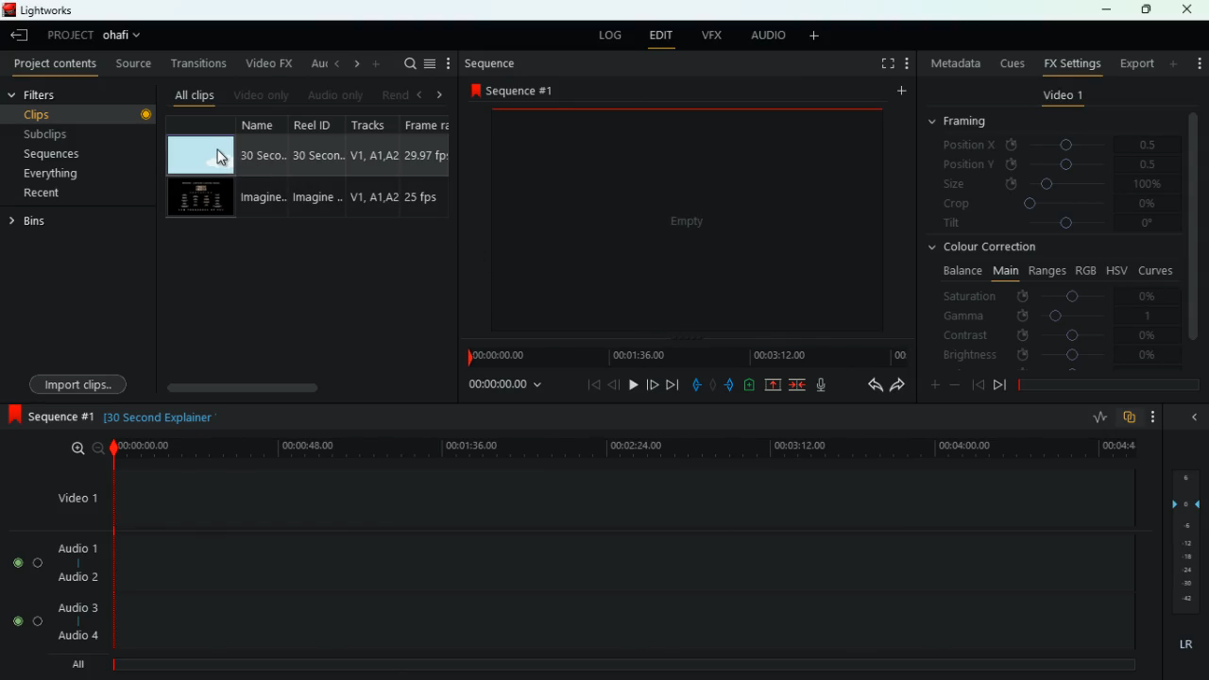 Image resolution: width=1209 pixels, height=680 pixels. What do you see at coordinates (1158, 269) in the screenshot?
I see `curves` at bounding box center [1158, 269].